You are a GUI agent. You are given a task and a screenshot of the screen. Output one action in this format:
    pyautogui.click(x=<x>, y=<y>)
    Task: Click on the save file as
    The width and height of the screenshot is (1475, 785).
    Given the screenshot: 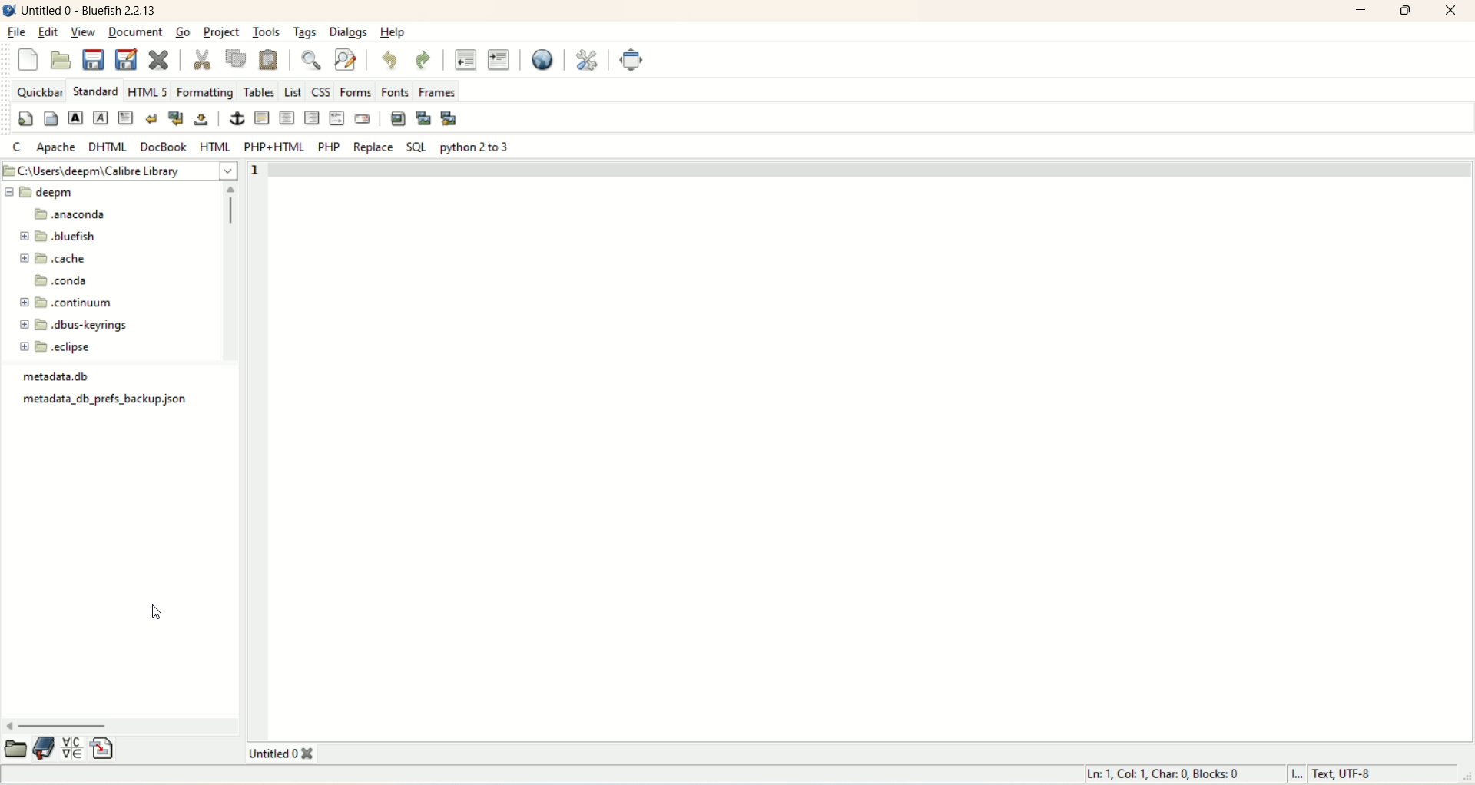 What is the action you would take?
    pyautogui.click(x=125, y=59)
    